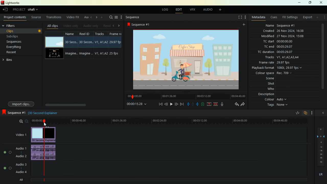 Image resolution: width=327 pixels, height=184 pixels. What do you see at coordinates (19, 156) in the screenshot?
I see `audio 2` at bounding box center [19, 156].